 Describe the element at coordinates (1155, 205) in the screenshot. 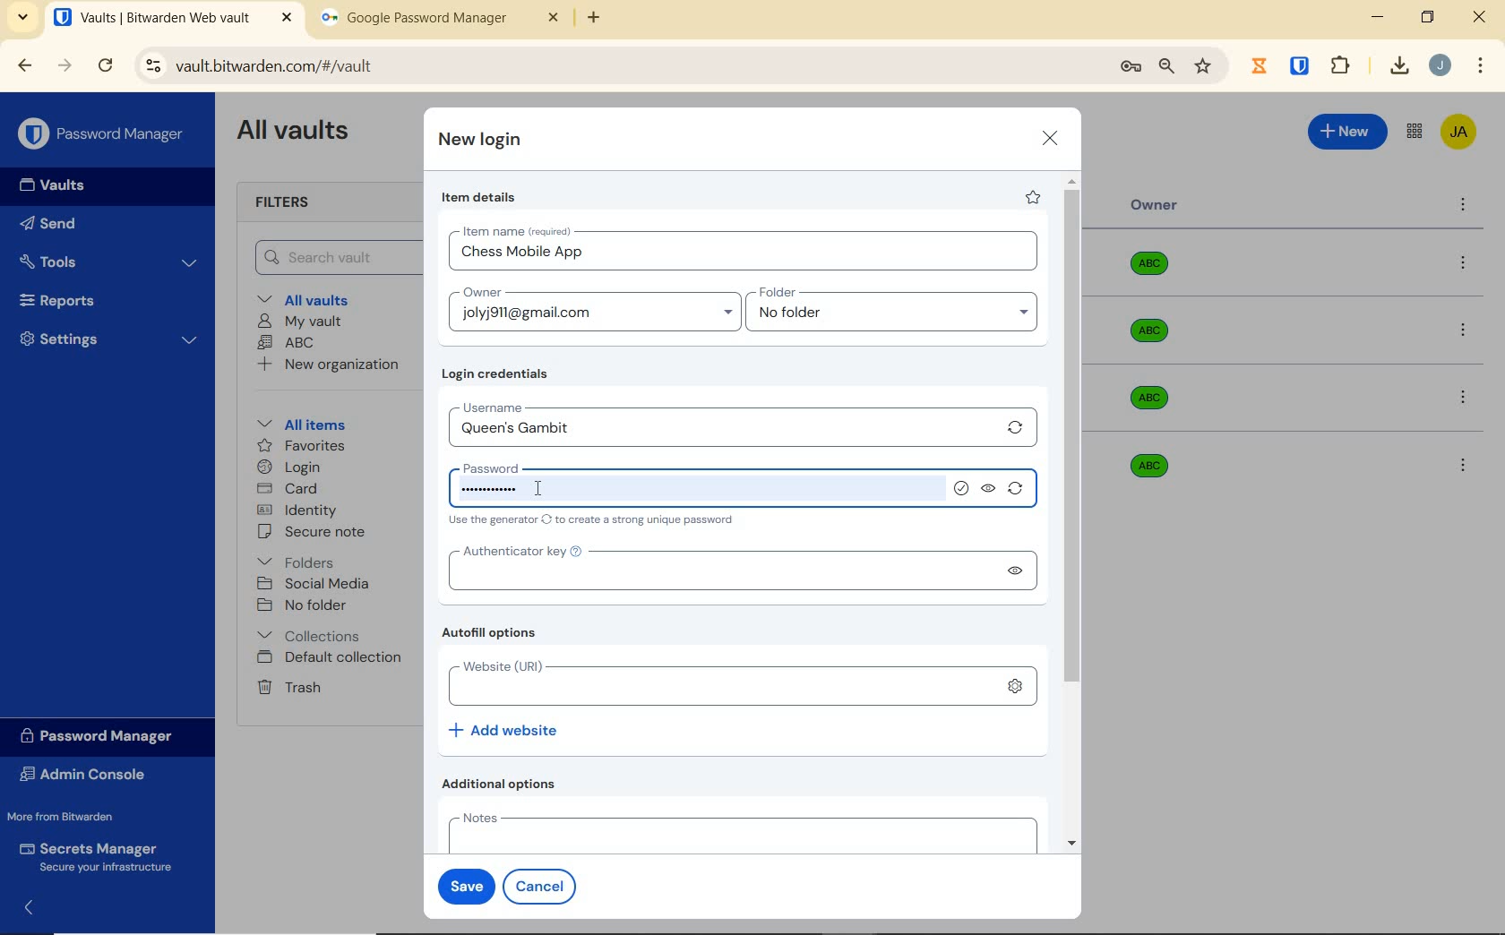

I see `Owner` at that location.